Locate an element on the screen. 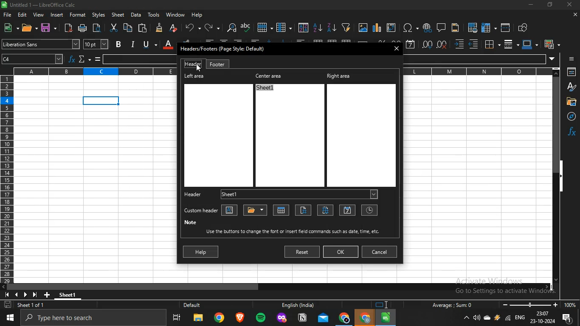  navigator is located at coordinates (569, 116).